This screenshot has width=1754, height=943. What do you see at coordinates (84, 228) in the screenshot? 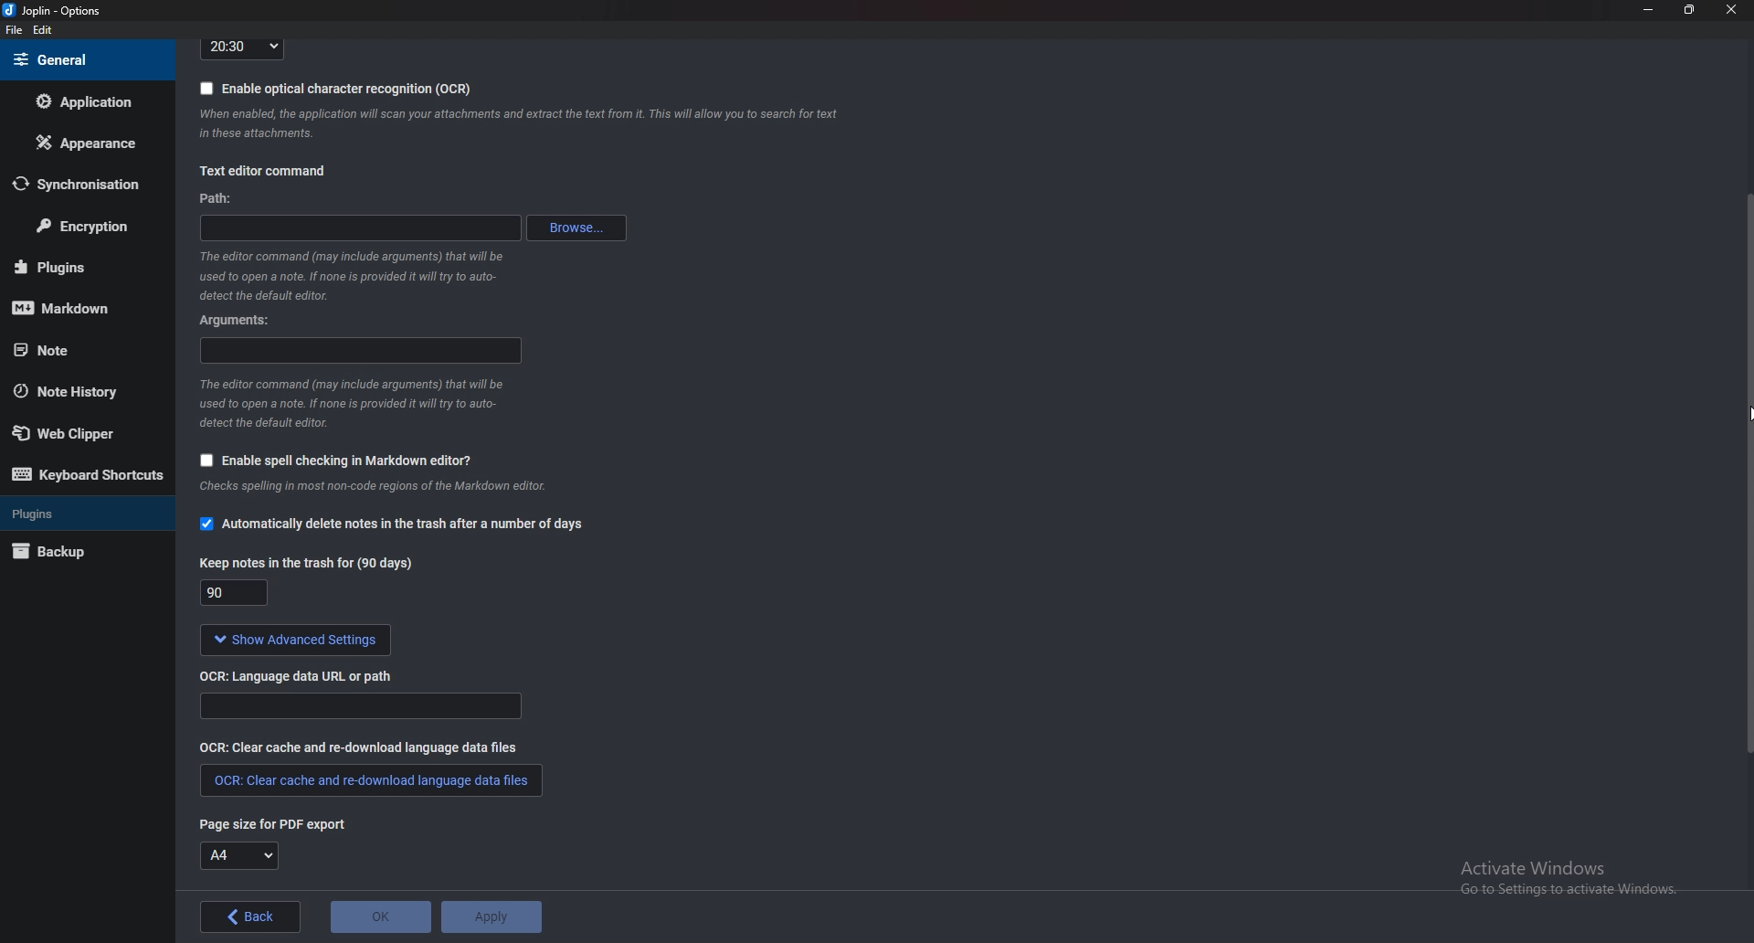
I see `Encryption` at bounding box center [84, 228].